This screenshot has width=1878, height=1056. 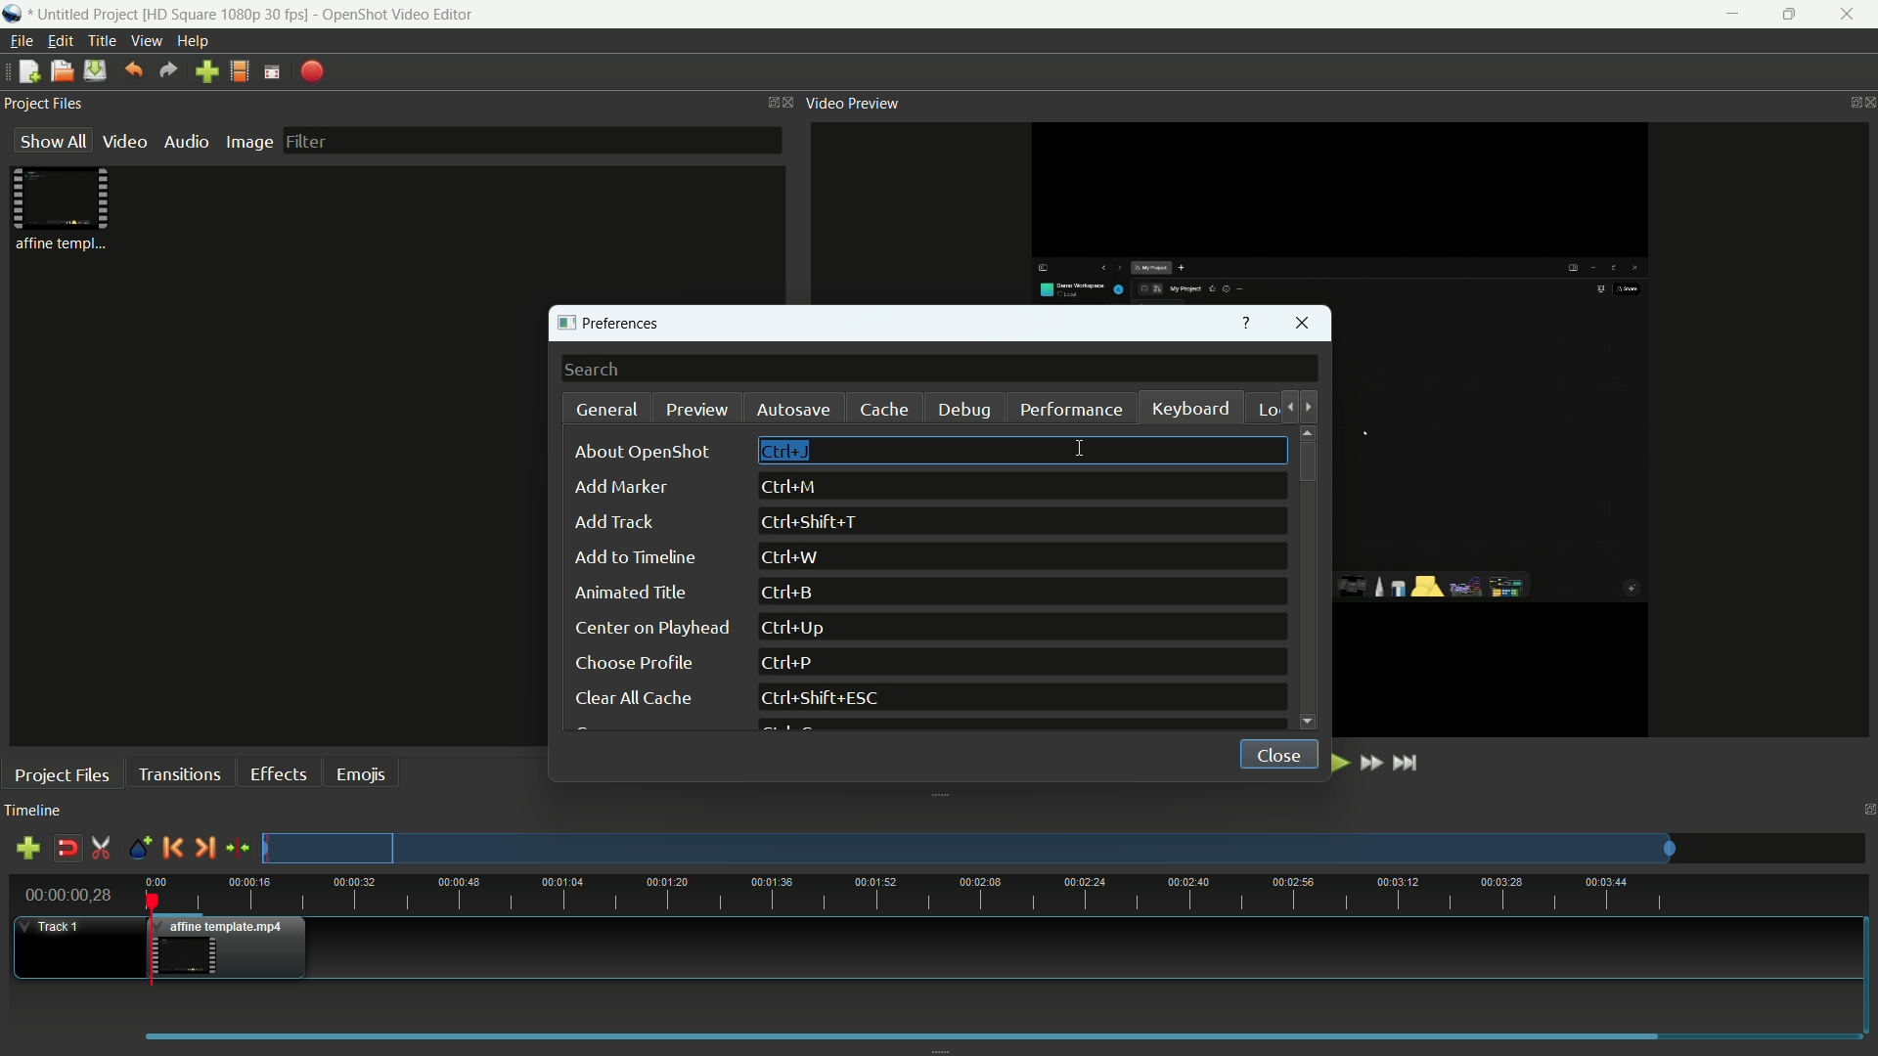 What do you see at coordinates (189, 142) in the screenshot?
I see `audio` at bounding box center [189, 142].